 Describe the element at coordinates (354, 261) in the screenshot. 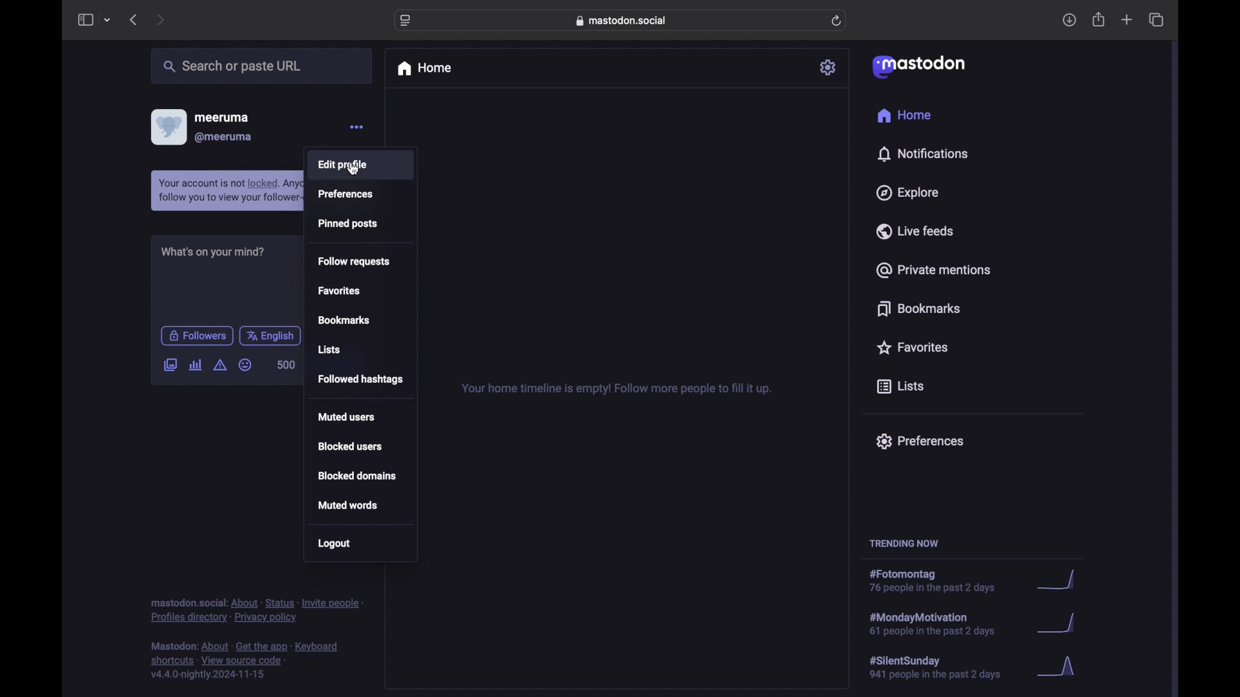

I see `follow requests` at that location.